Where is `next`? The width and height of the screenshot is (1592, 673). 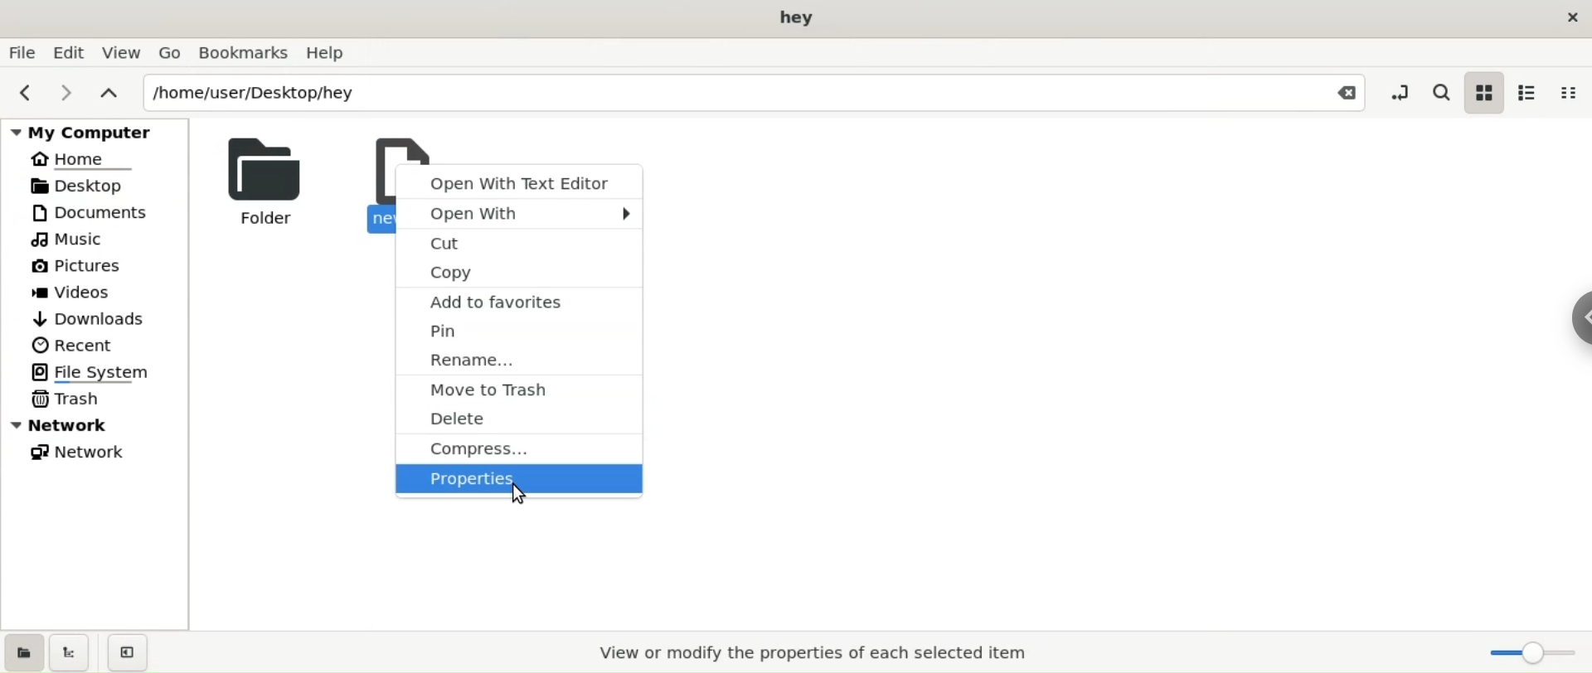
next is located at coordinates (63, 91).